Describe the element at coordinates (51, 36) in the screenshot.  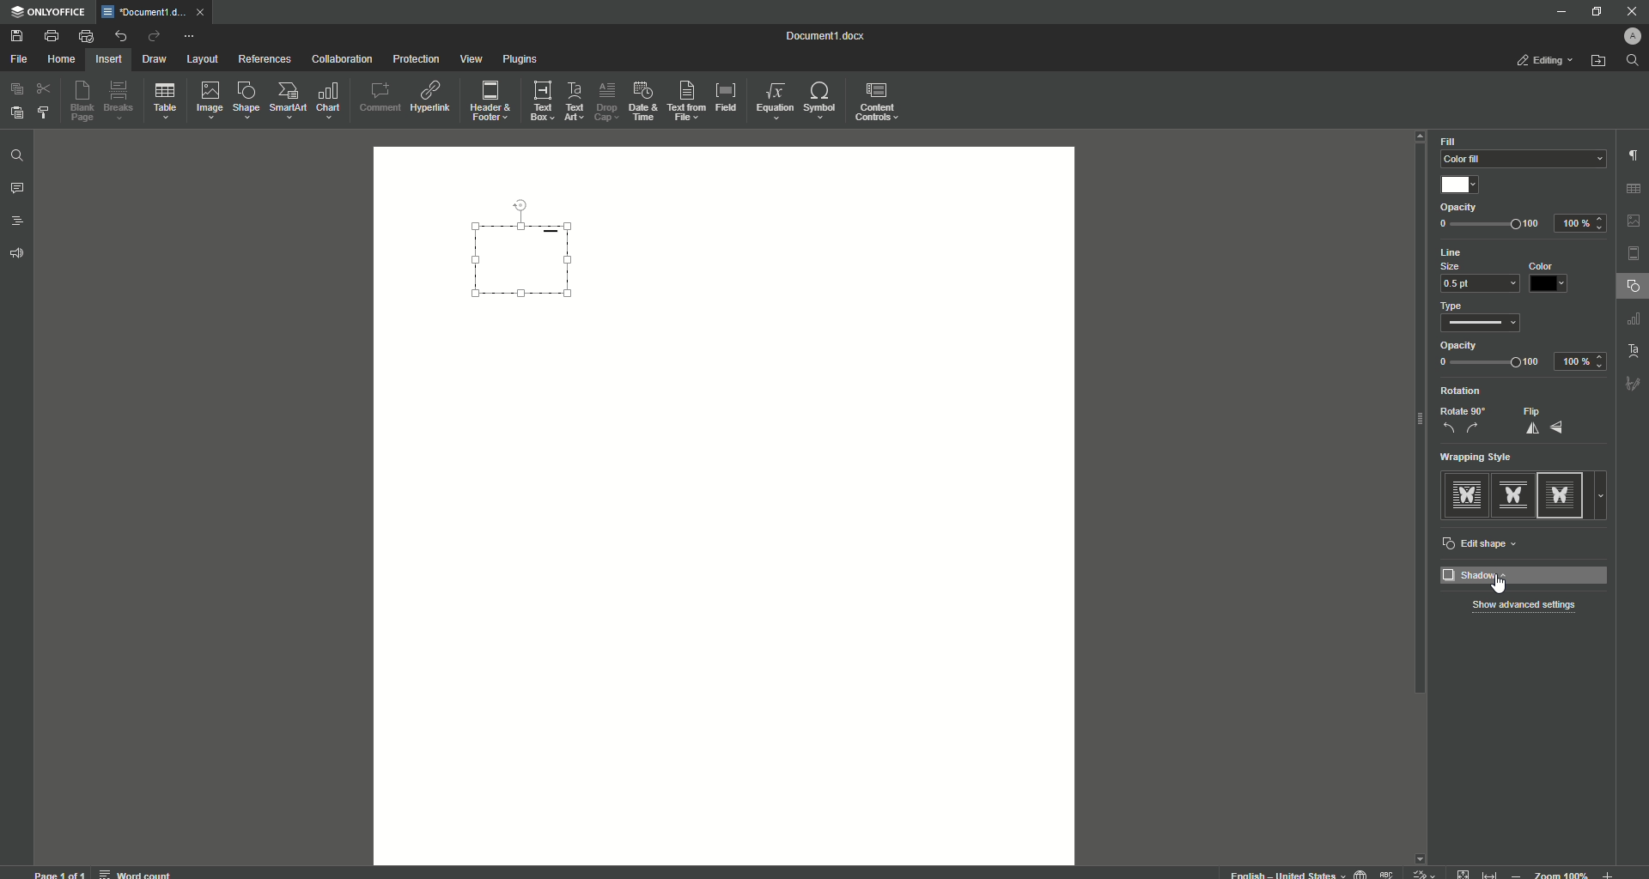
I see `Print` at that location.